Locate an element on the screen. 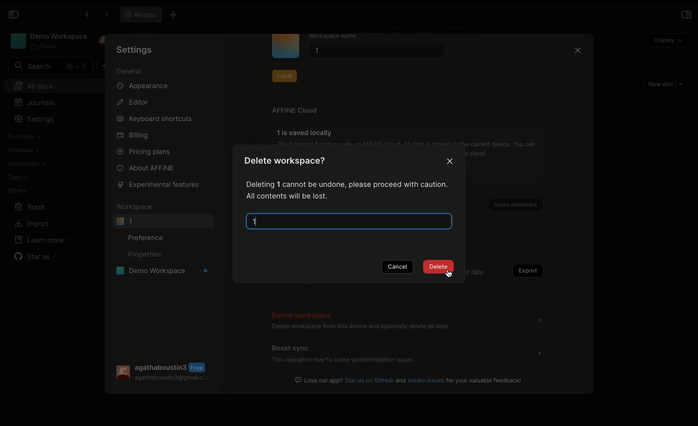 This screenshot has width=698, height=426. Learn more is located at coordinates (43, 240).